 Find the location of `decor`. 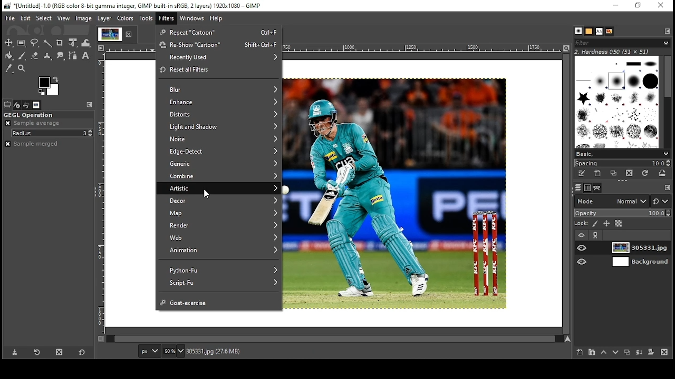

decor is located at coordinates (218, 201).